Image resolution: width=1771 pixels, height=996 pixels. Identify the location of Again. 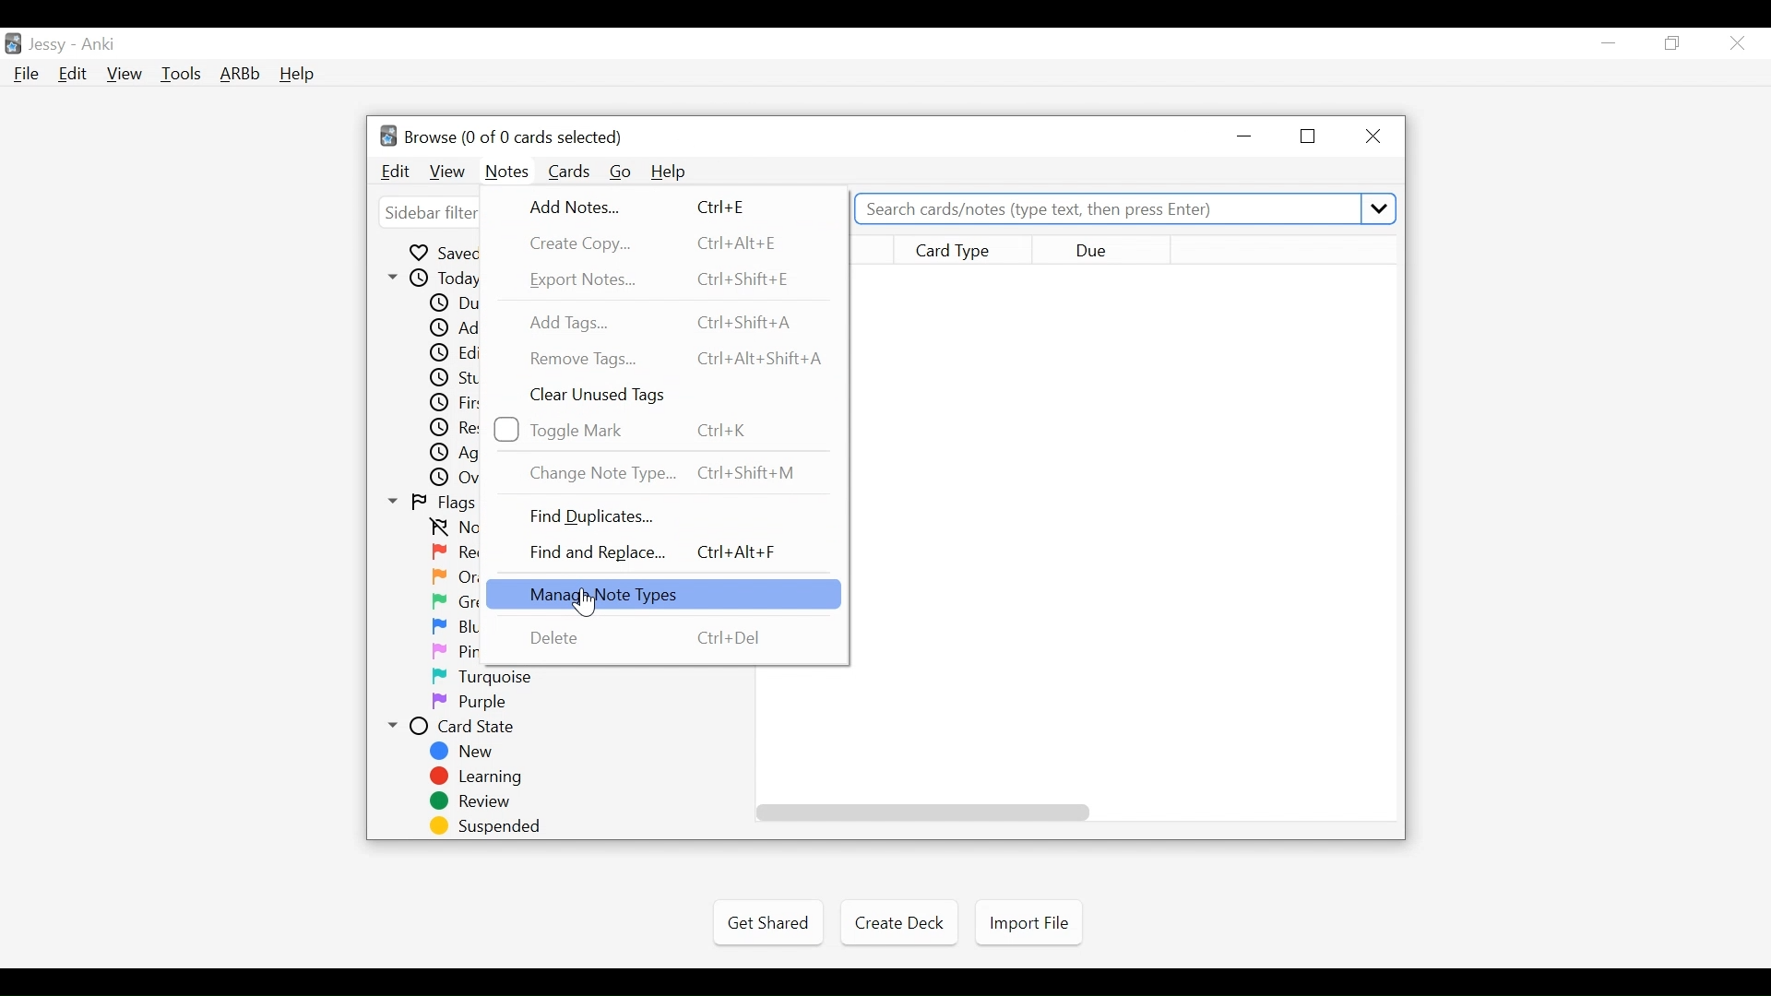
(451, 452).